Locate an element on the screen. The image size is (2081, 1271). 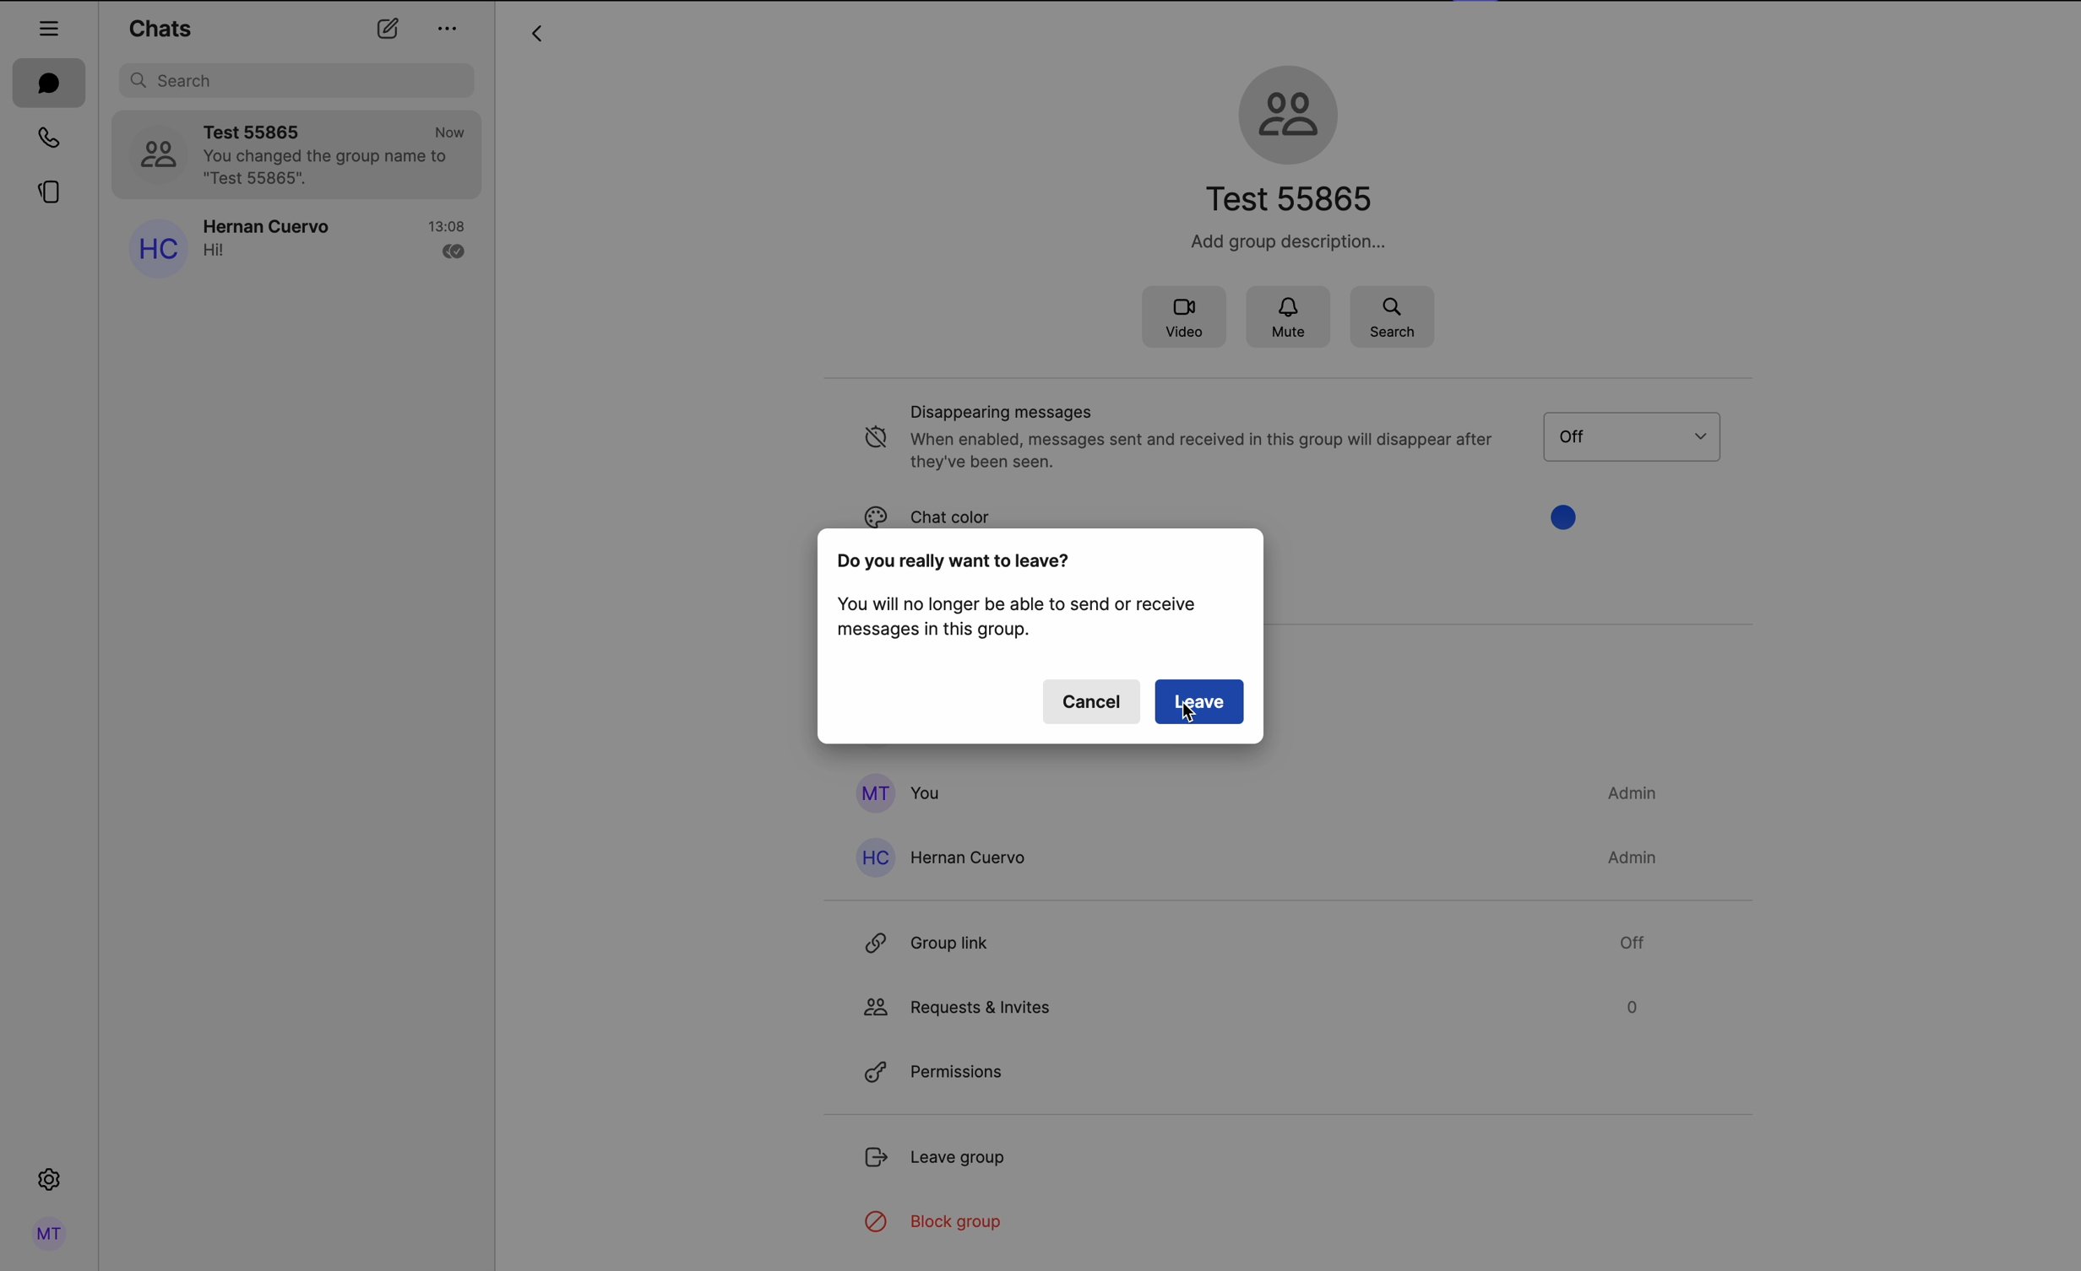
cancel button is located at coordinates (1091, 700).